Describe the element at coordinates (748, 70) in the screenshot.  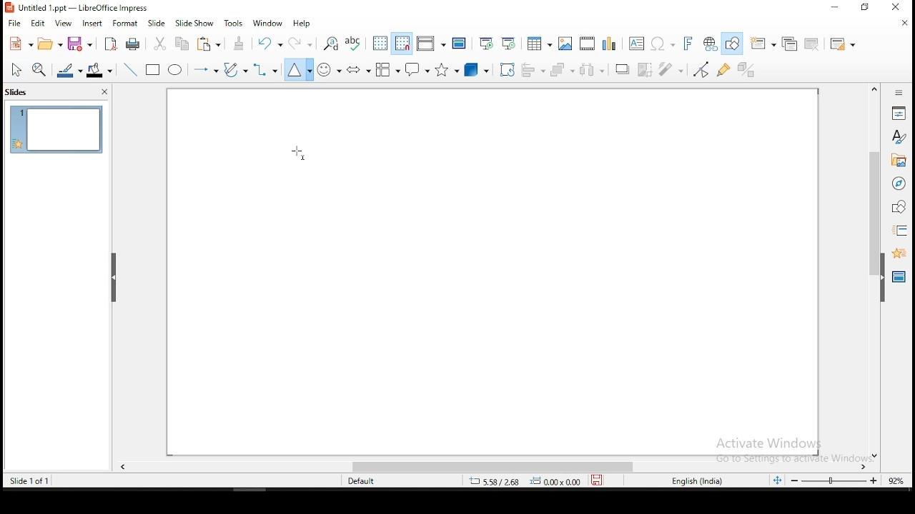
I see `toggle extrusiuon` at that location.